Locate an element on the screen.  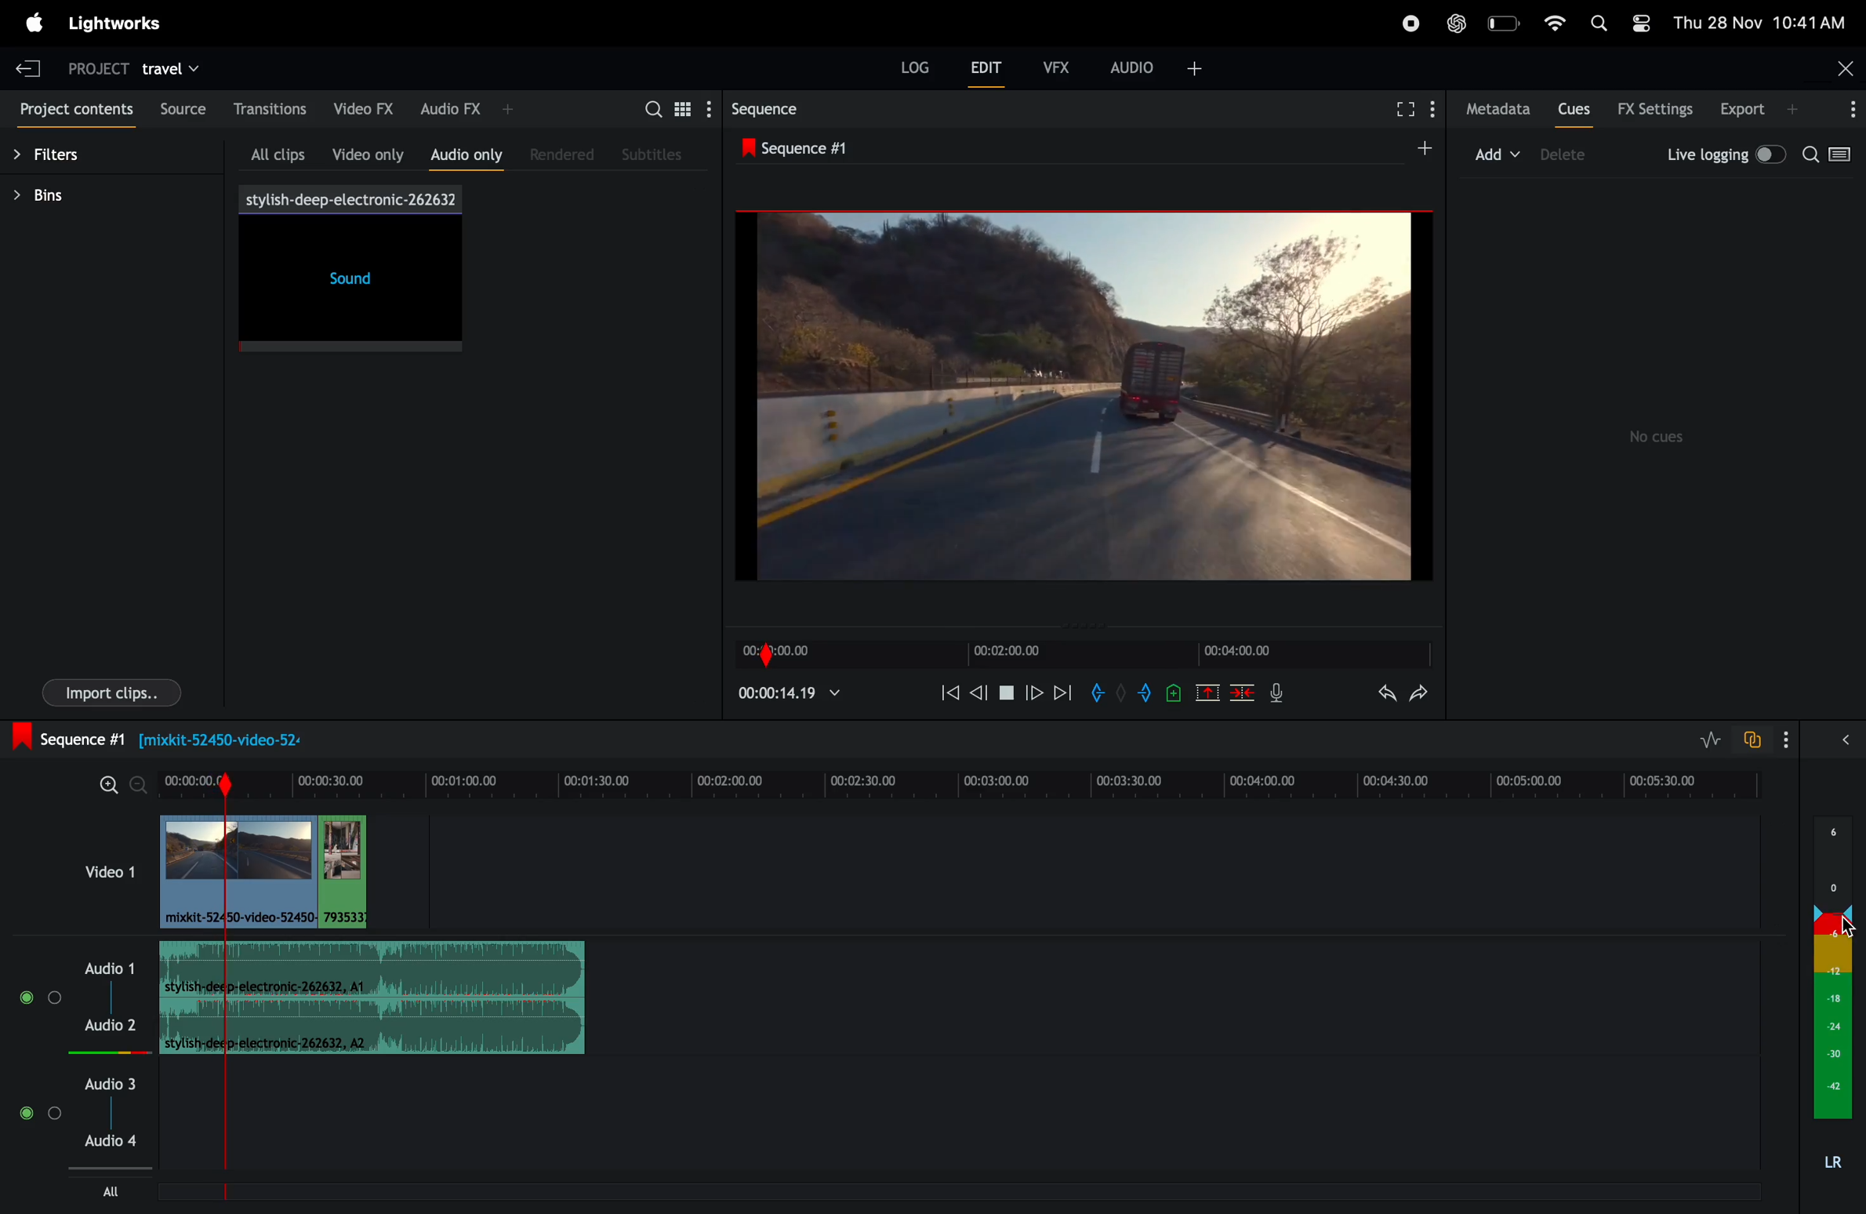
Audio level is located at coordinates (97, 1051).